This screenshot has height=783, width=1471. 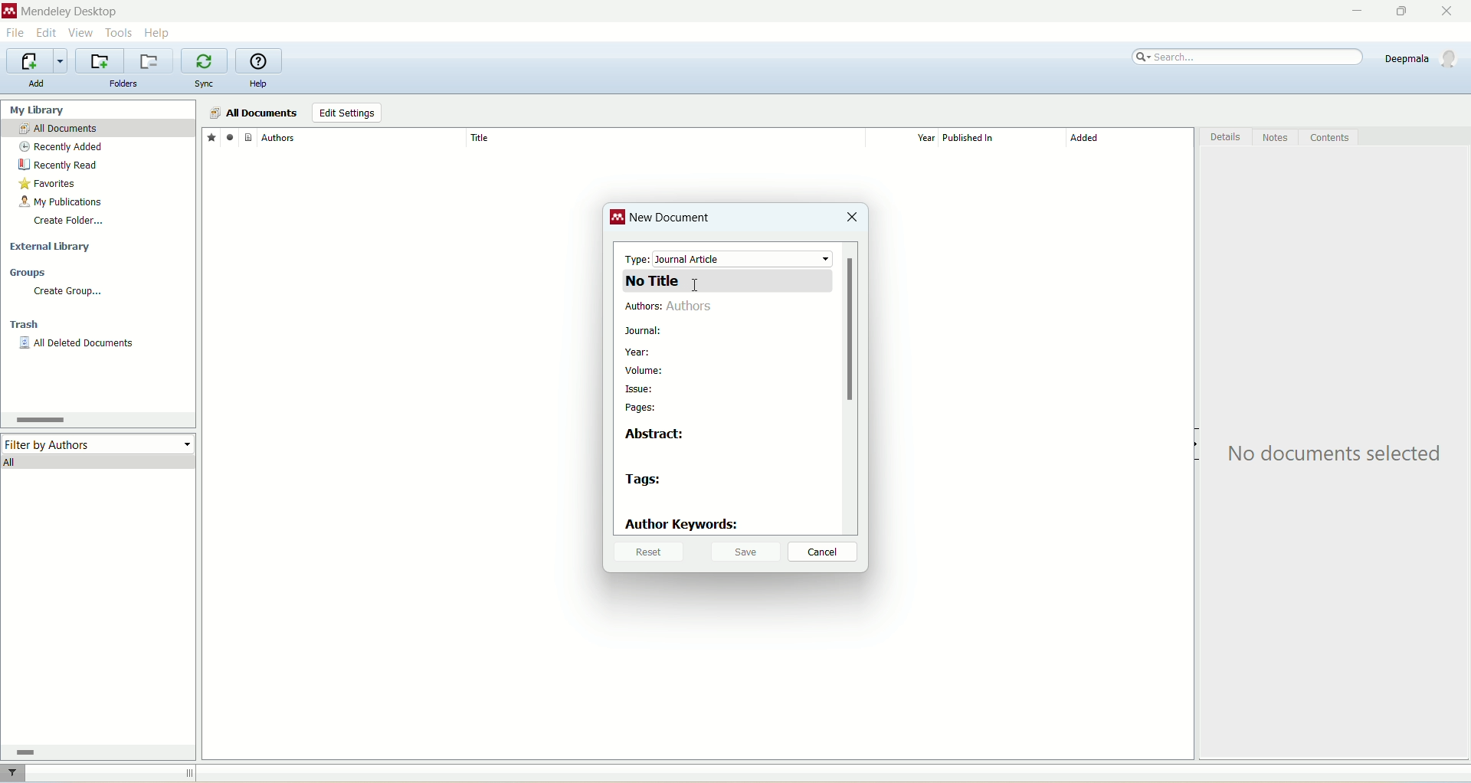 What do you see at coordinates (45, 33) in the screenshot?
I see `edit` at bounding box center [45, 33].